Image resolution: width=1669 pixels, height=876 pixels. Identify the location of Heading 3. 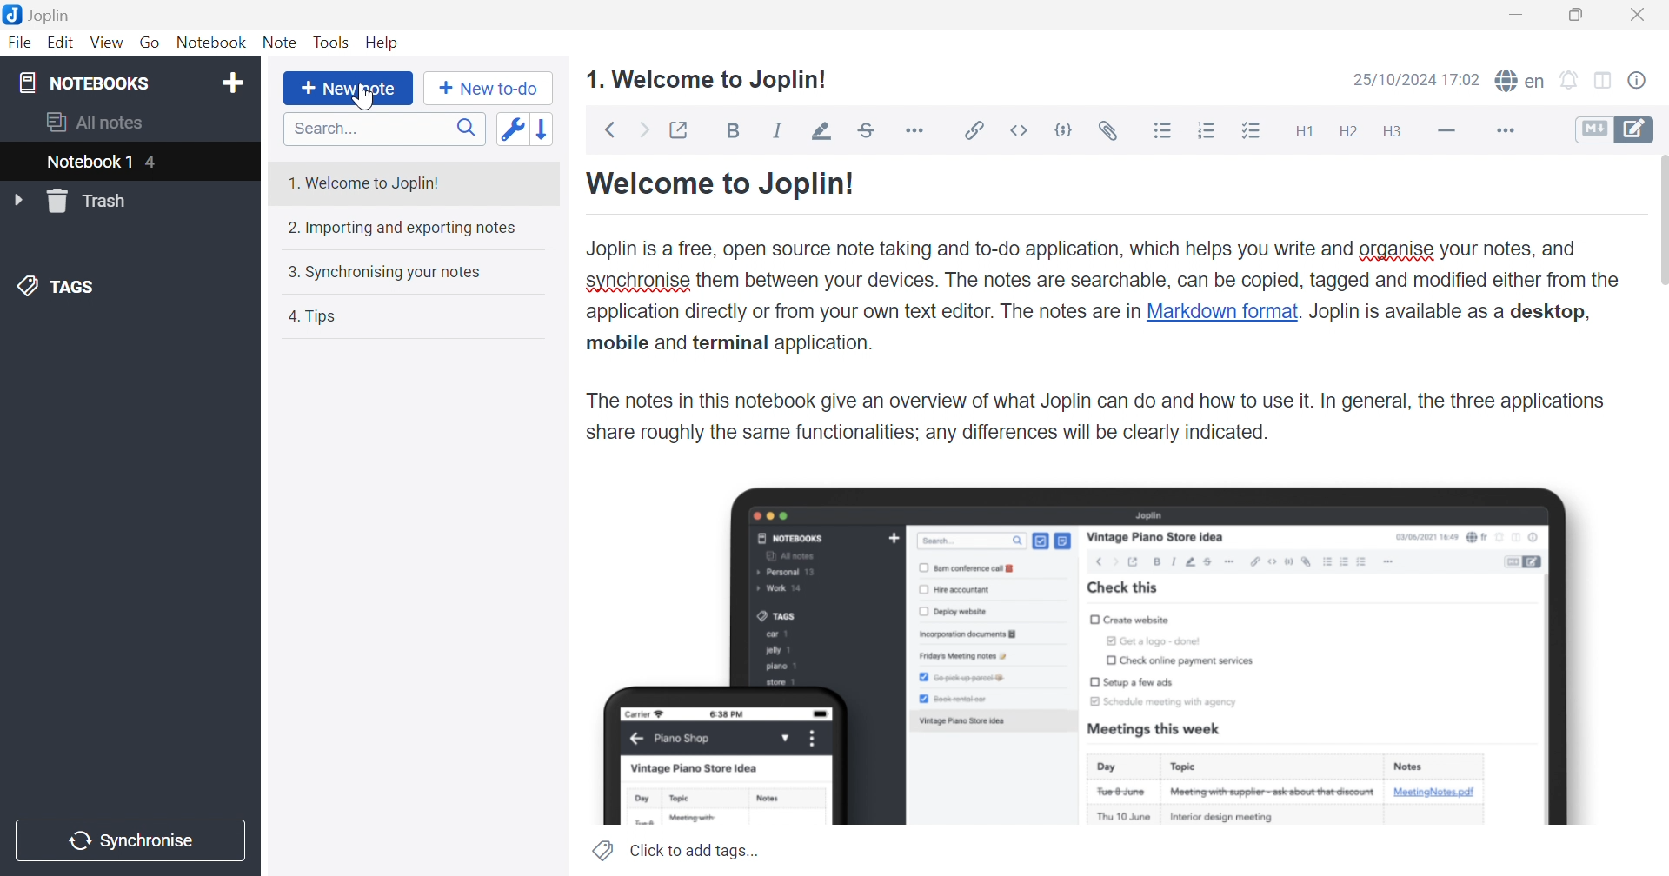
(1401, 133).